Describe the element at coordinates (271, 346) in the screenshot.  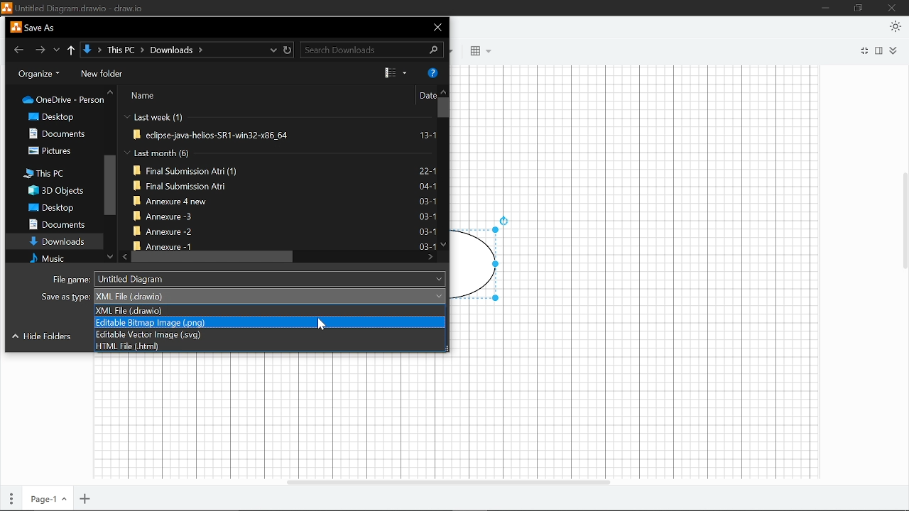
I see `Save as HTML file` at that location.